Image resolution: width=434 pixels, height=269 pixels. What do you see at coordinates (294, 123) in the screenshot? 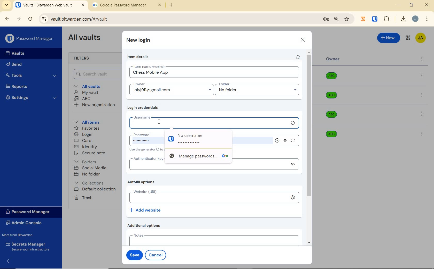
I see `generate` at bounding box center [294, 123].